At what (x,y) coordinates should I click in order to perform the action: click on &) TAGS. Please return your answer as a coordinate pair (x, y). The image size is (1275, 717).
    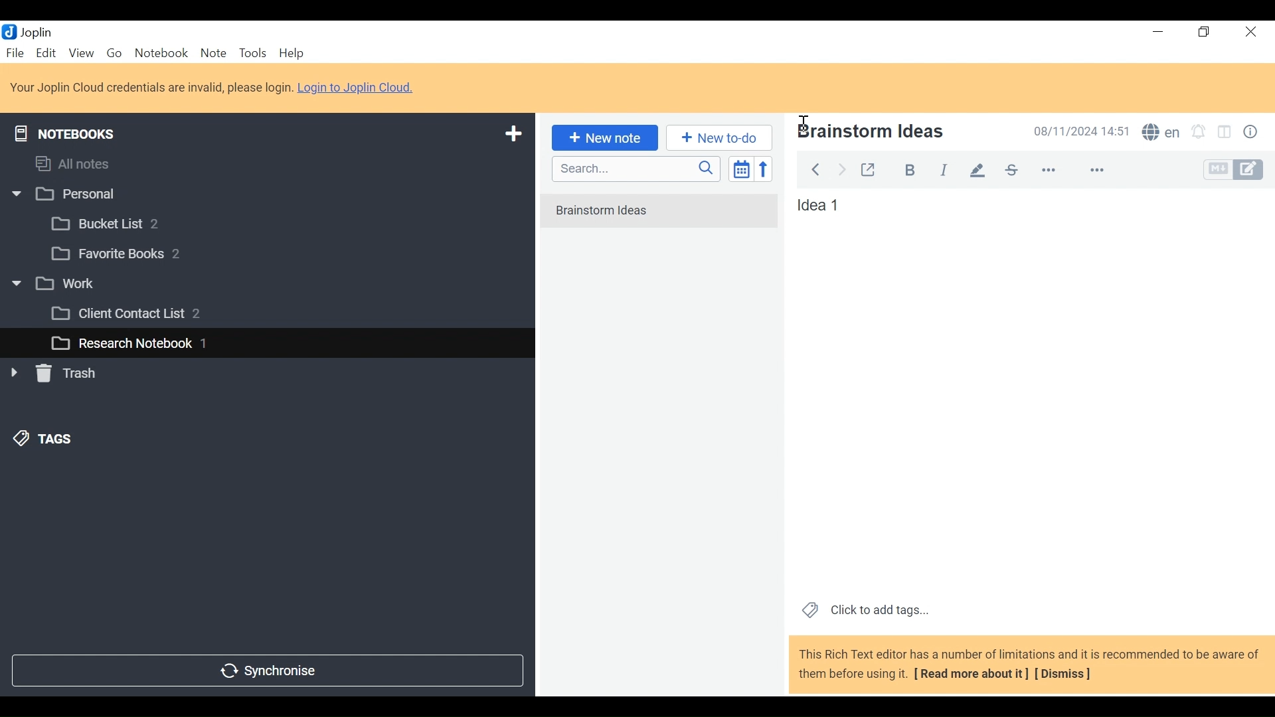
    Looking at the image, I should click on (58, 440).